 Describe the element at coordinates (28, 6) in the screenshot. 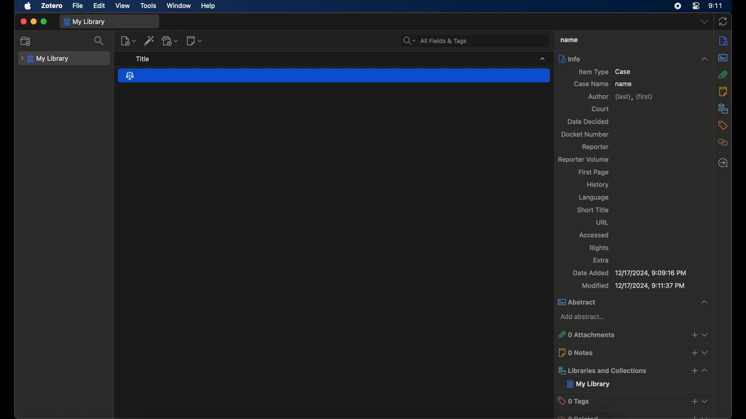

I see `apple icon` at that location.